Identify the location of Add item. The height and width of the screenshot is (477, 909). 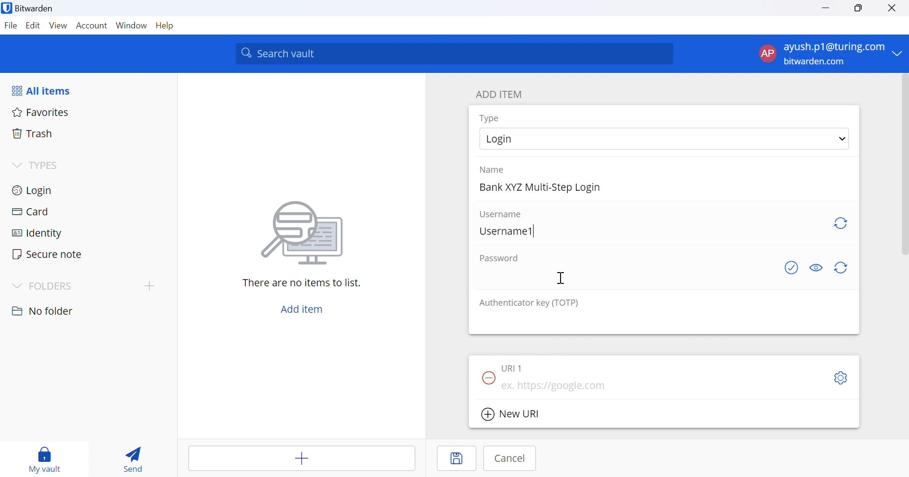
(303, 458).